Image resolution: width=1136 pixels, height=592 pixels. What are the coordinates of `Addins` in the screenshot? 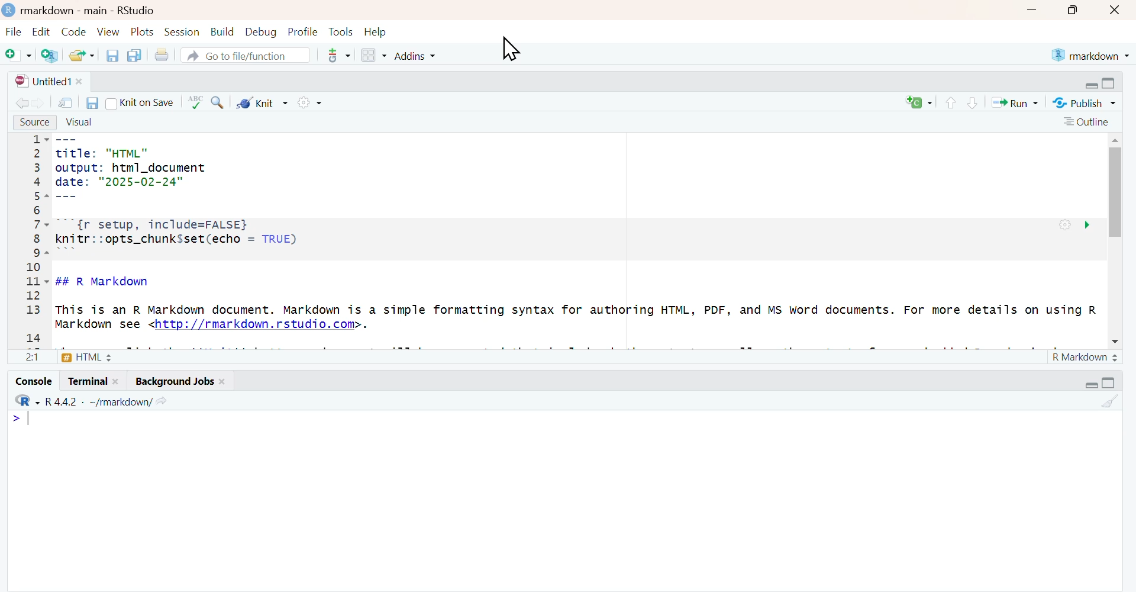 It's located at (414, 55).